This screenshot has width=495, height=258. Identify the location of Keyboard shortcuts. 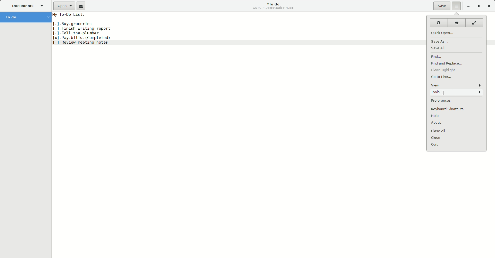
(452, 110).